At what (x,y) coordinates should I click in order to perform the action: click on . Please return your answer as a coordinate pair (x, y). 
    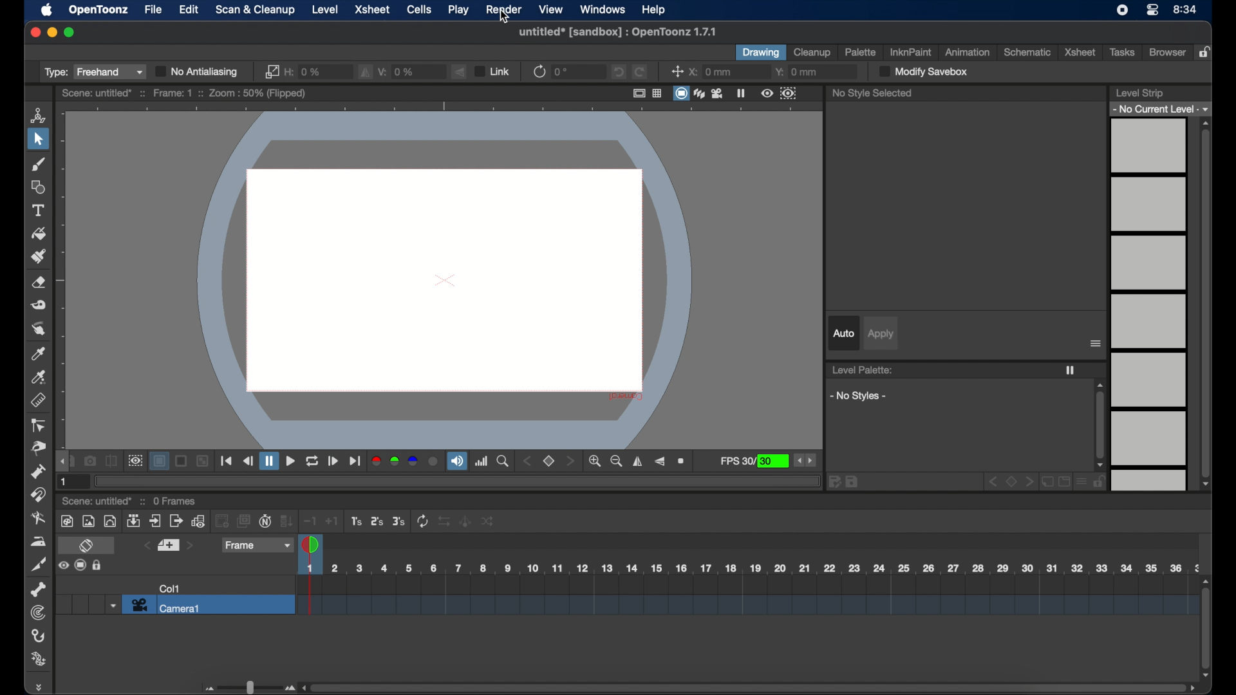
    Looking at the image, I should click on (447, 521).